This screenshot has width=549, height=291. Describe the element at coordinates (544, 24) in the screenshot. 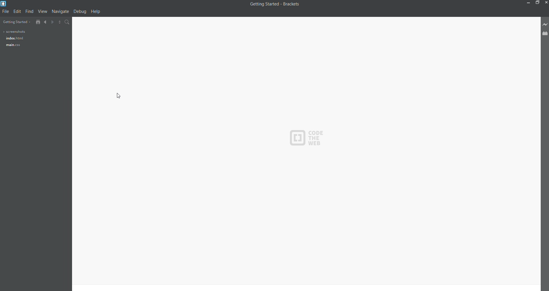

I see `live preview` at that location.